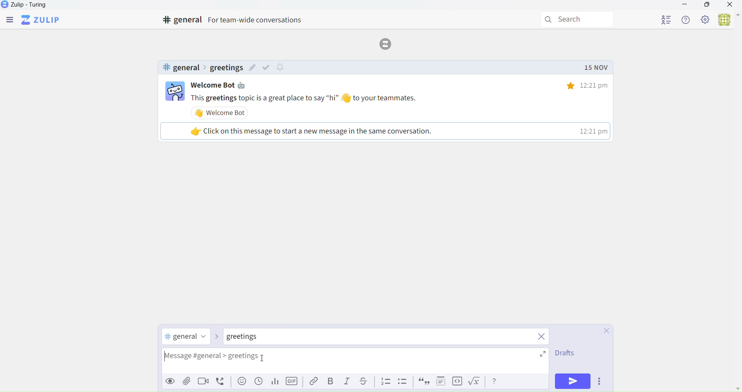  What do you see at coordinates (579, 20) in the screenshot?
I see `Search` at bounding box center [579, 20].